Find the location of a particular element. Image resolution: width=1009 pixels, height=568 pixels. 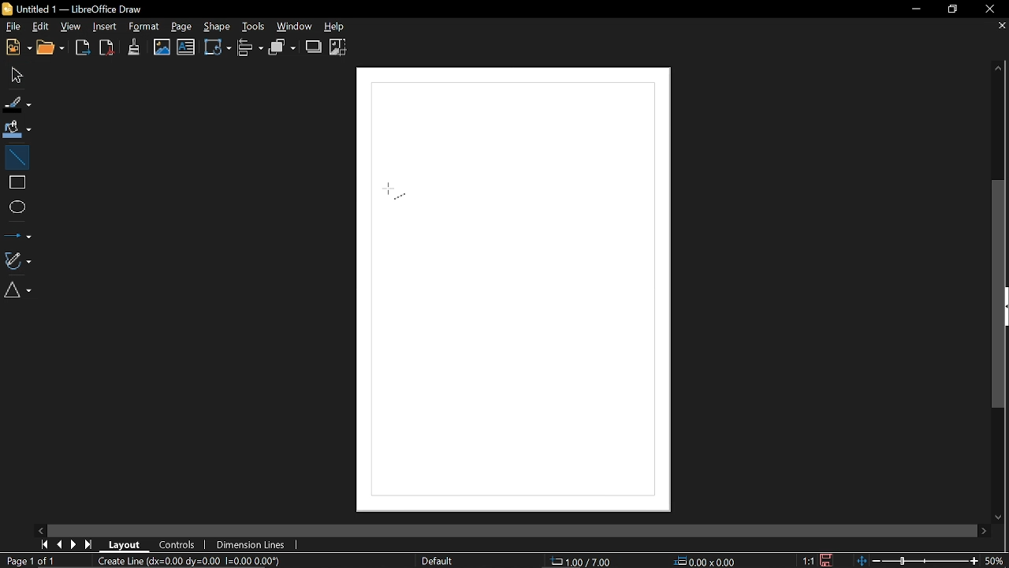

Last Page is located at coordinates (89, 544).